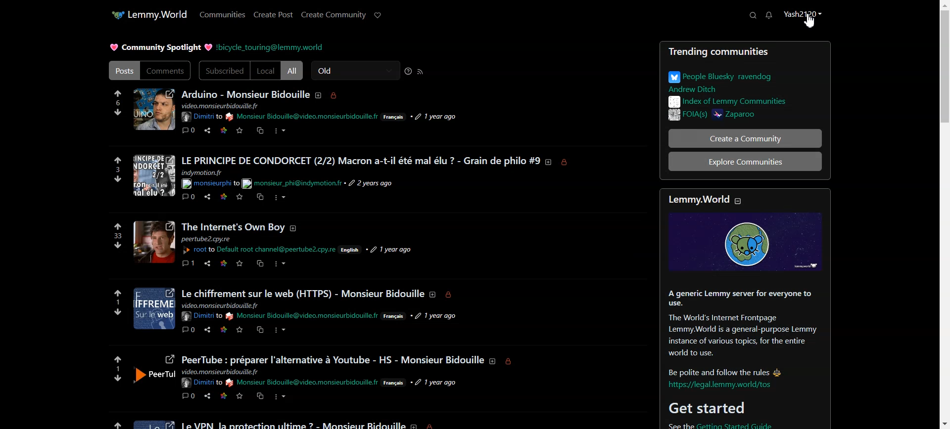 The image size is (950, 429). What do you see at coordinates (118, 356) in the screenshot?
I see `upvotes` at bounding box center [118, 356].